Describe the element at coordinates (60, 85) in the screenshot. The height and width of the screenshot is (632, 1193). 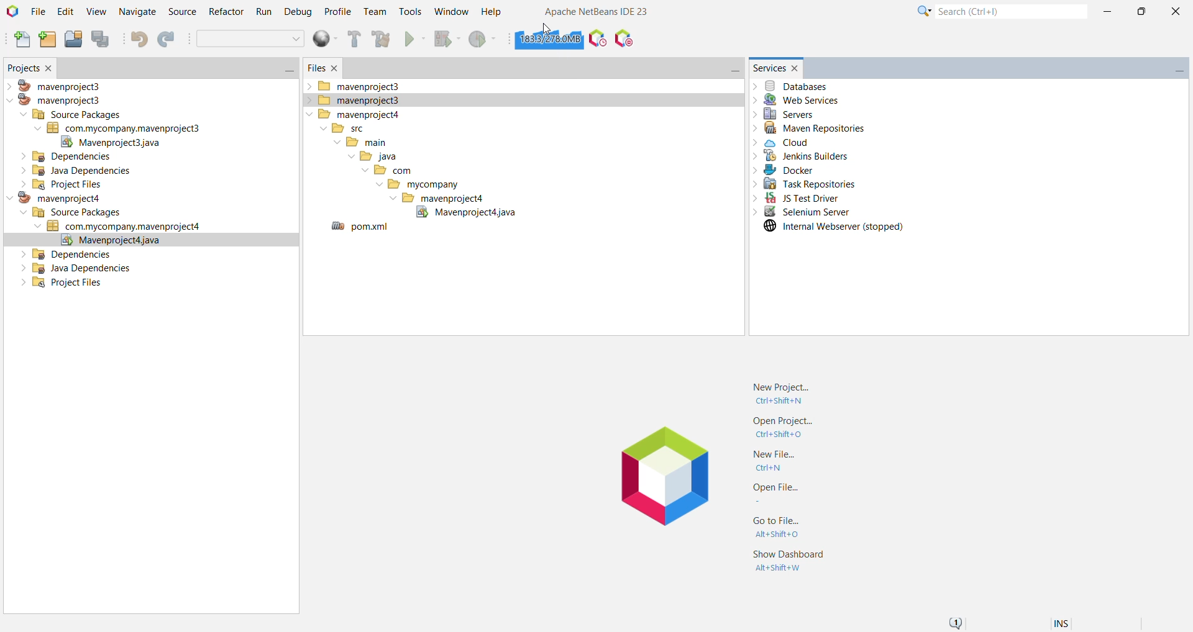
I see `mavenproject3` at that location.